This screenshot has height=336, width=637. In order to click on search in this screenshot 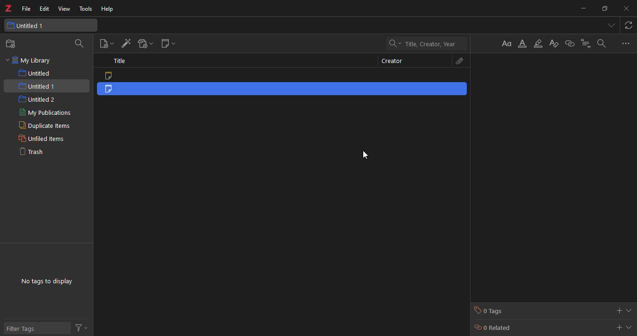, I will do `click(79, 44)`.